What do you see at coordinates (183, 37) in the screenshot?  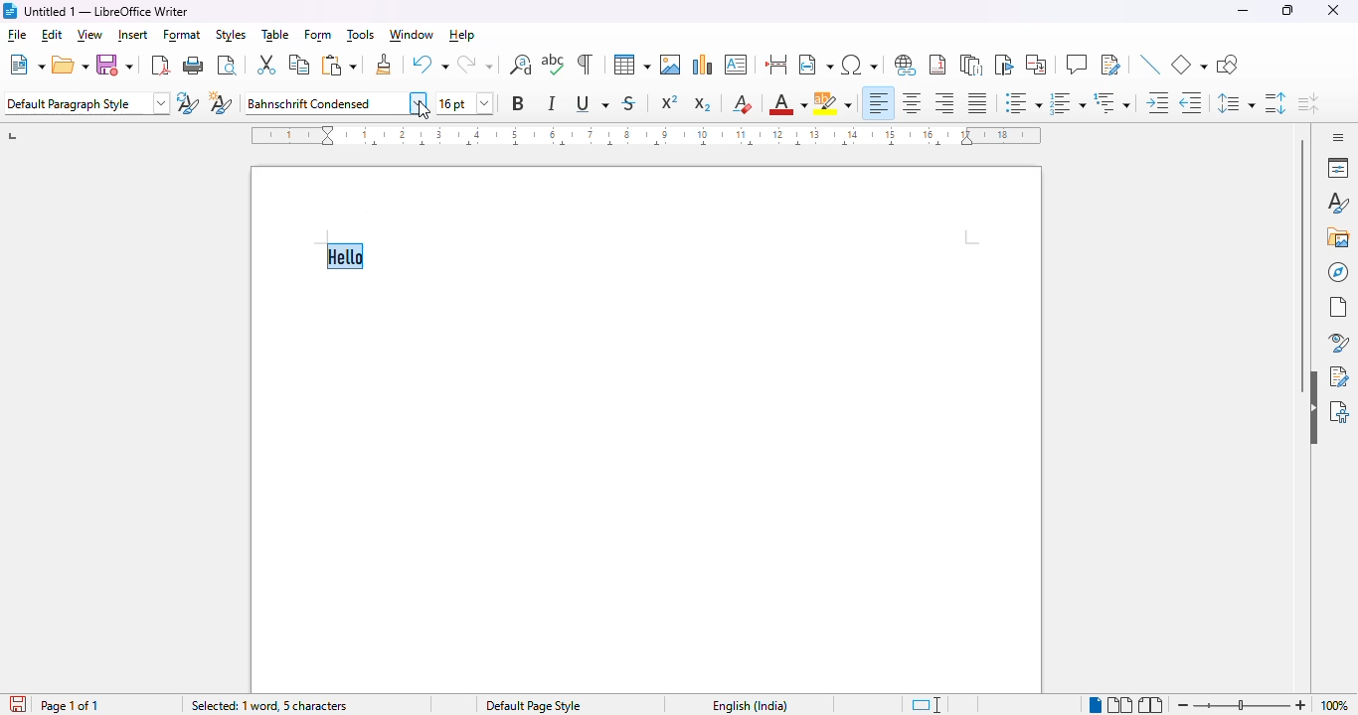 I see `format` at bounding box center [183, 37].